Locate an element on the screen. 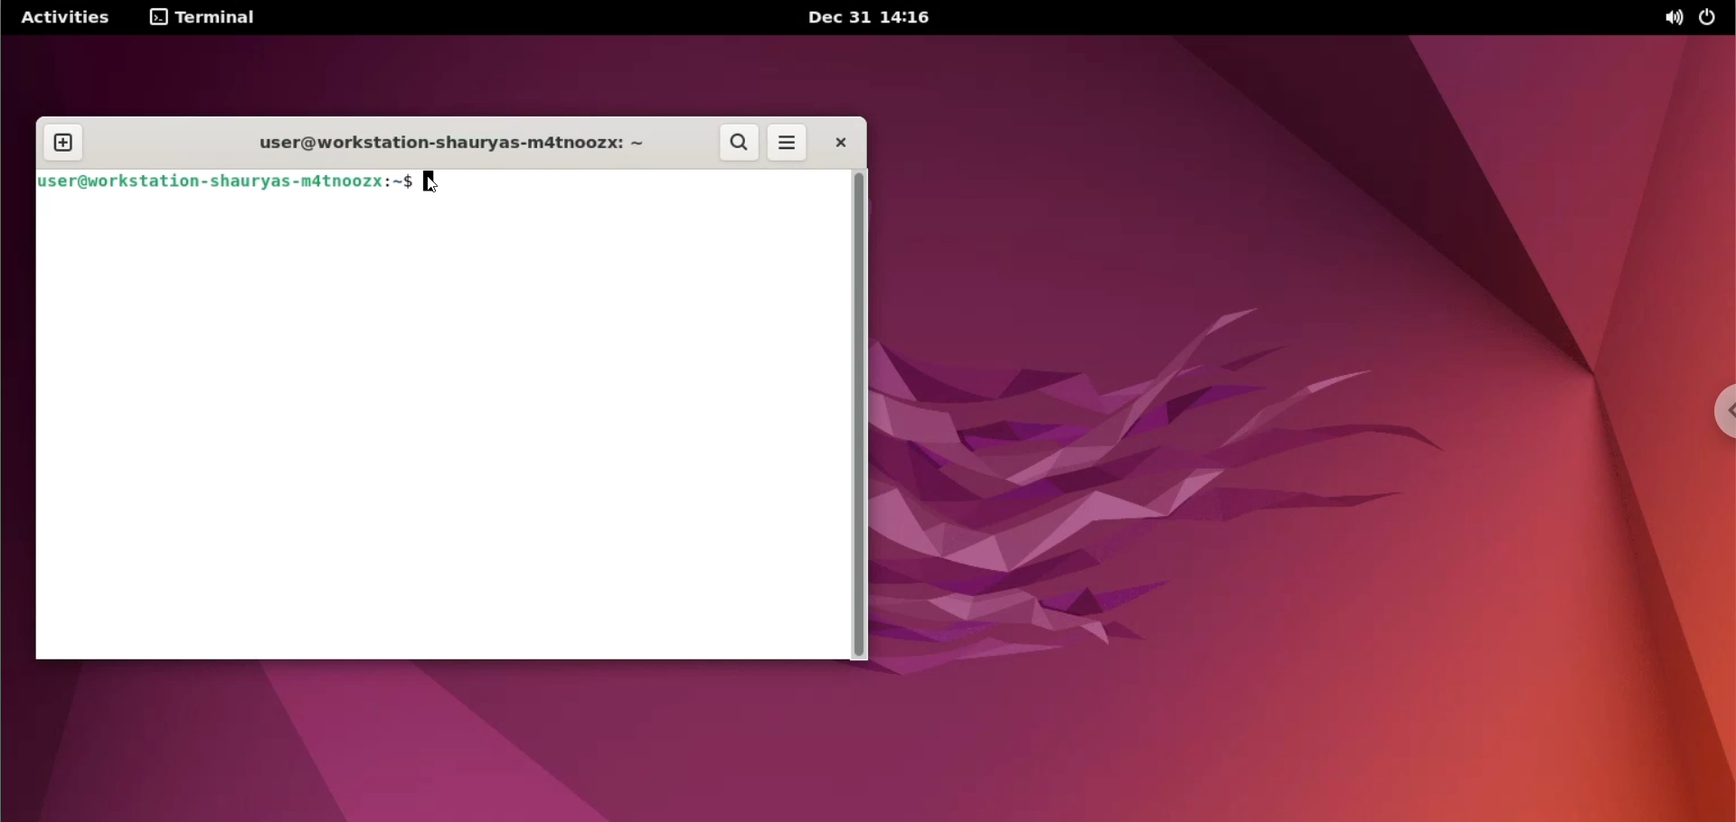 This screenshot has height=822, width=1736. terminal  is located at coordinates (205, 18).